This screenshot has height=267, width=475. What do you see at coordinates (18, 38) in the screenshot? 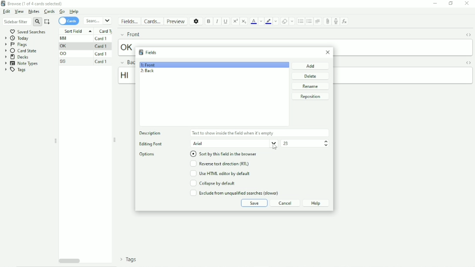
I see `Today` at bounding box center [18, 38].